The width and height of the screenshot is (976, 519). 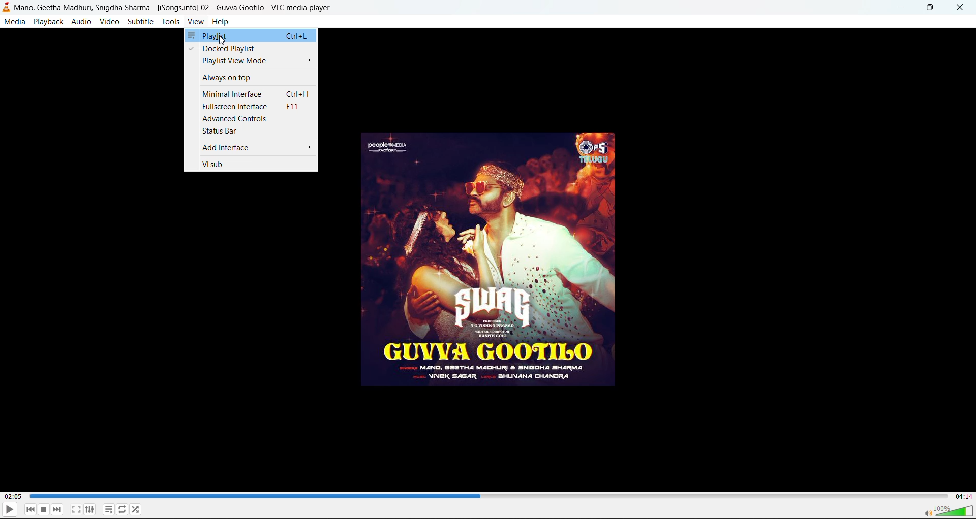 I want to click on advanced controls, so click(x=252, y=119).